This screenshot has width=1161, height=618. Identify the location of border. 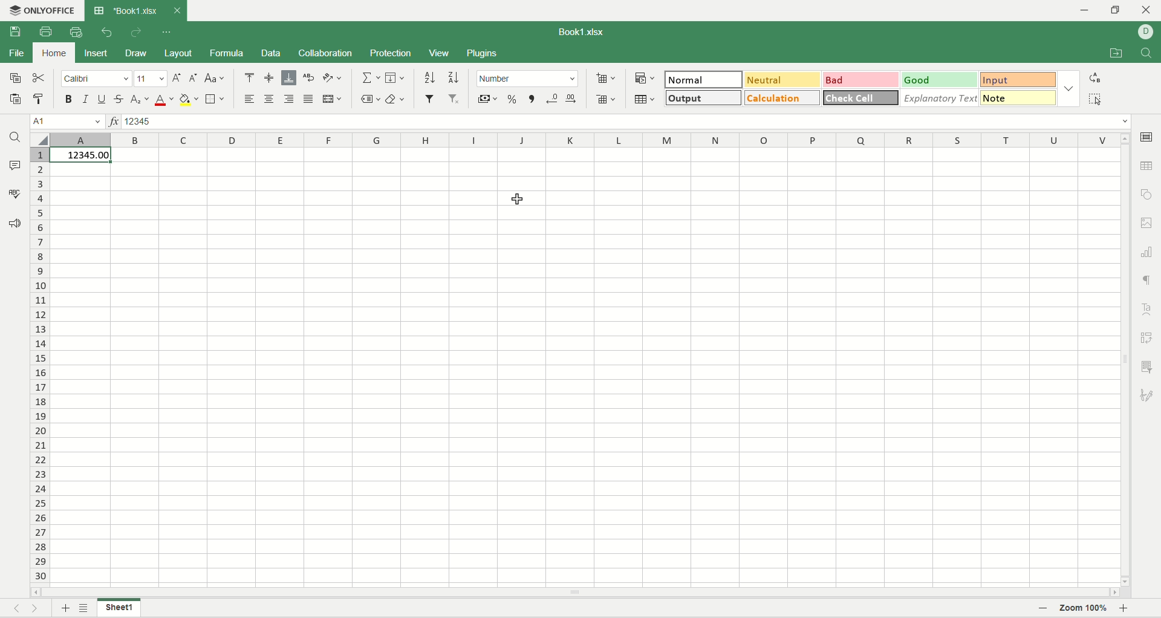
(215, 100).